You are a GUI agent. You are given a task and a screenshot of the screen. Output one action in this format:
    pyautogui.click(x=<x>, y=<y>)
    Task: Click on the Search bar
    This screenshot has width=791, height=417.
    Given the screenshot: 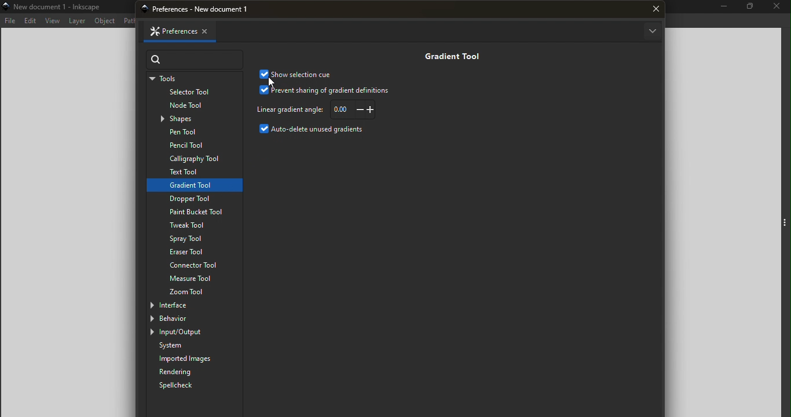 What is the action you would take?
    pyautogui.click(x=196, y=60)
    